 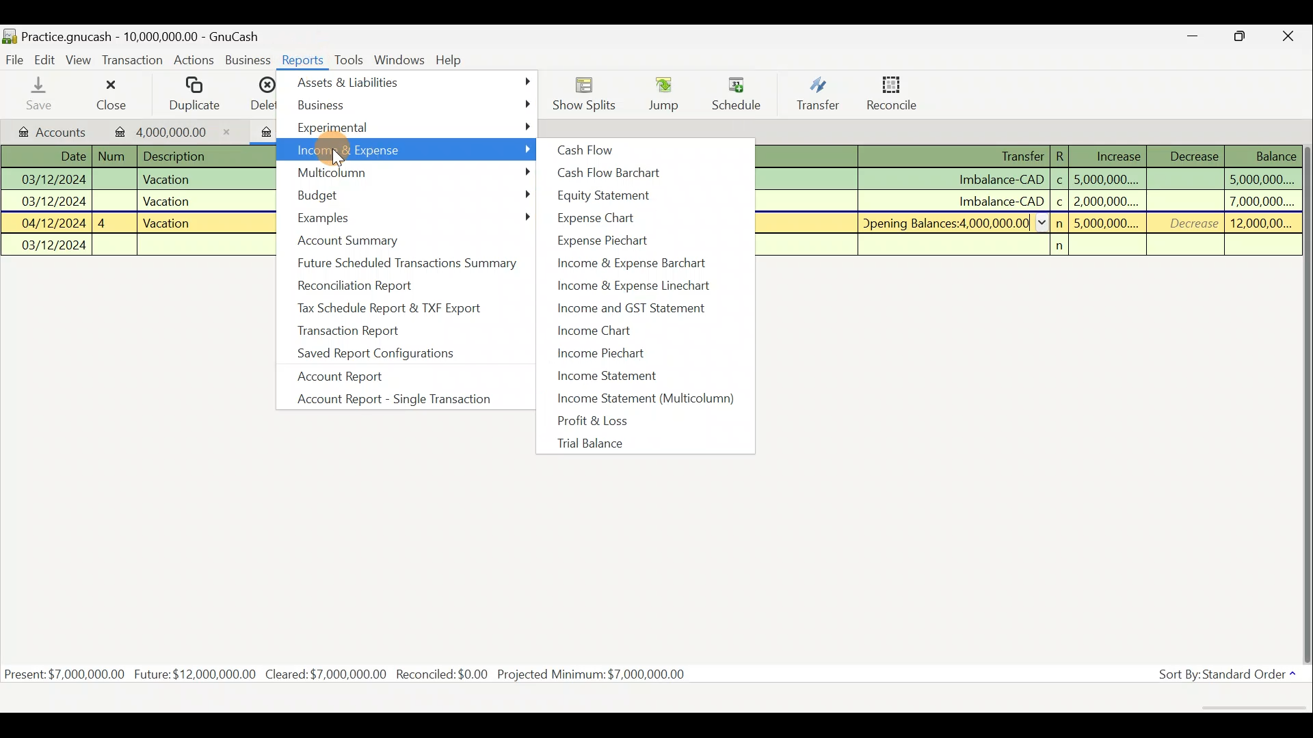 What do you see at coordinates (651, 399) in the screenshot?
I see `Income statement (multicolumn)` at bounding box center [651, 399].